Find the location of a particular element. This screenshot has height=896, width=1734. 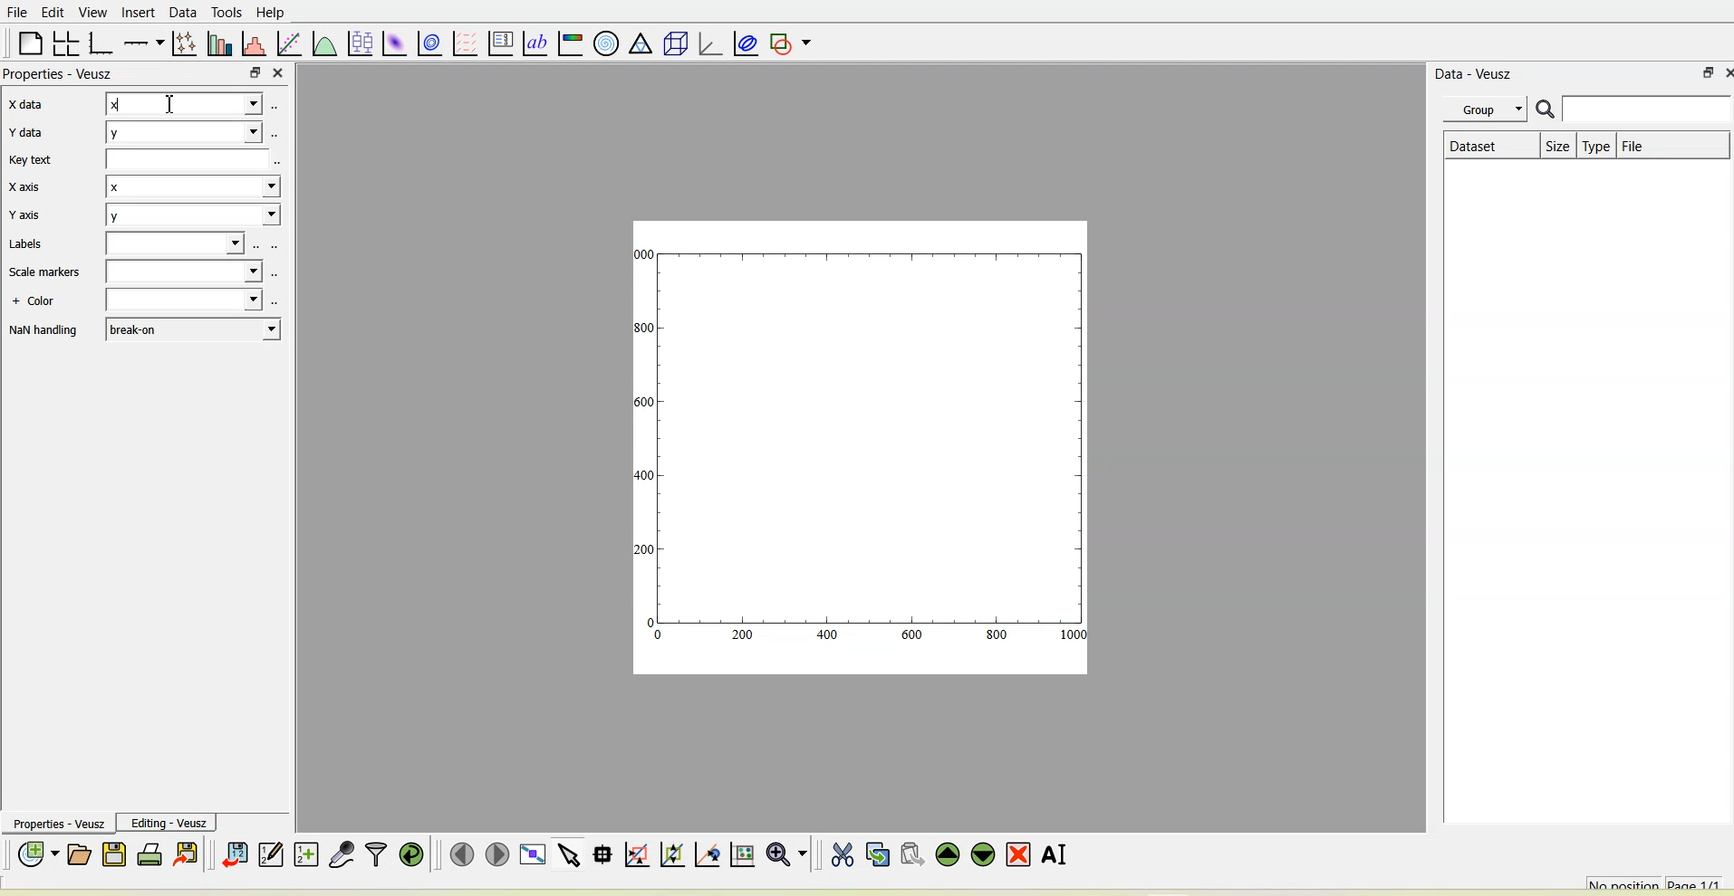

X data is located at coordinates (34, 102).